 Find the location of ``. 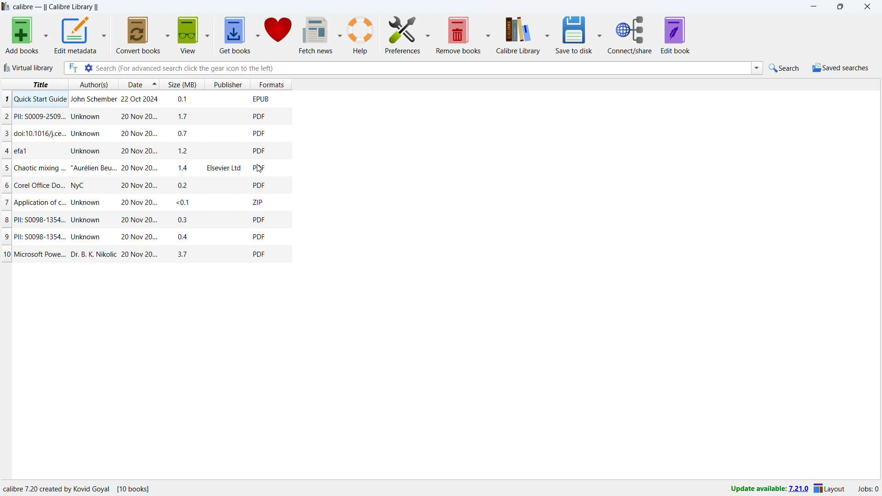

 is located at coordinates (278, 34).